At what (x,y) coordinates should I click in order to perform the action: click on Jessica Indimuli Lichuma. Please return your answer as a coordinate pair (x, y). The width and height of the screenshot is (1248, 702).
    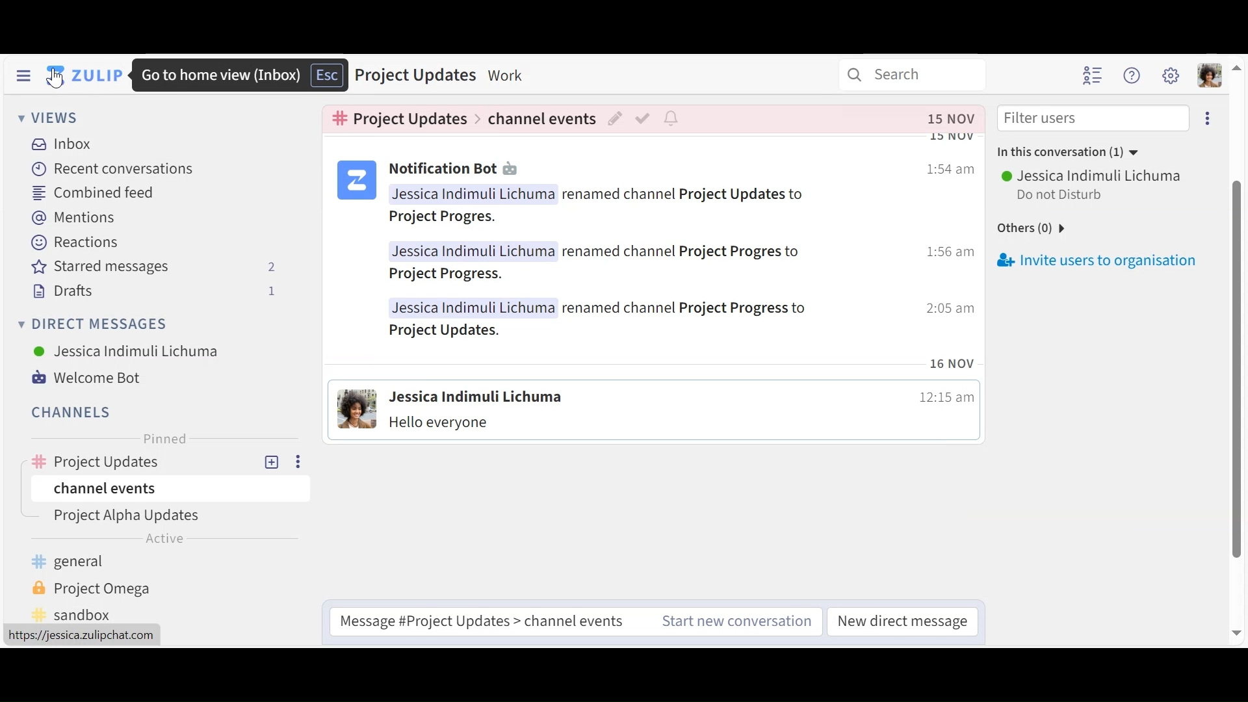
    Looking at the image, I should click on (1093, 177).